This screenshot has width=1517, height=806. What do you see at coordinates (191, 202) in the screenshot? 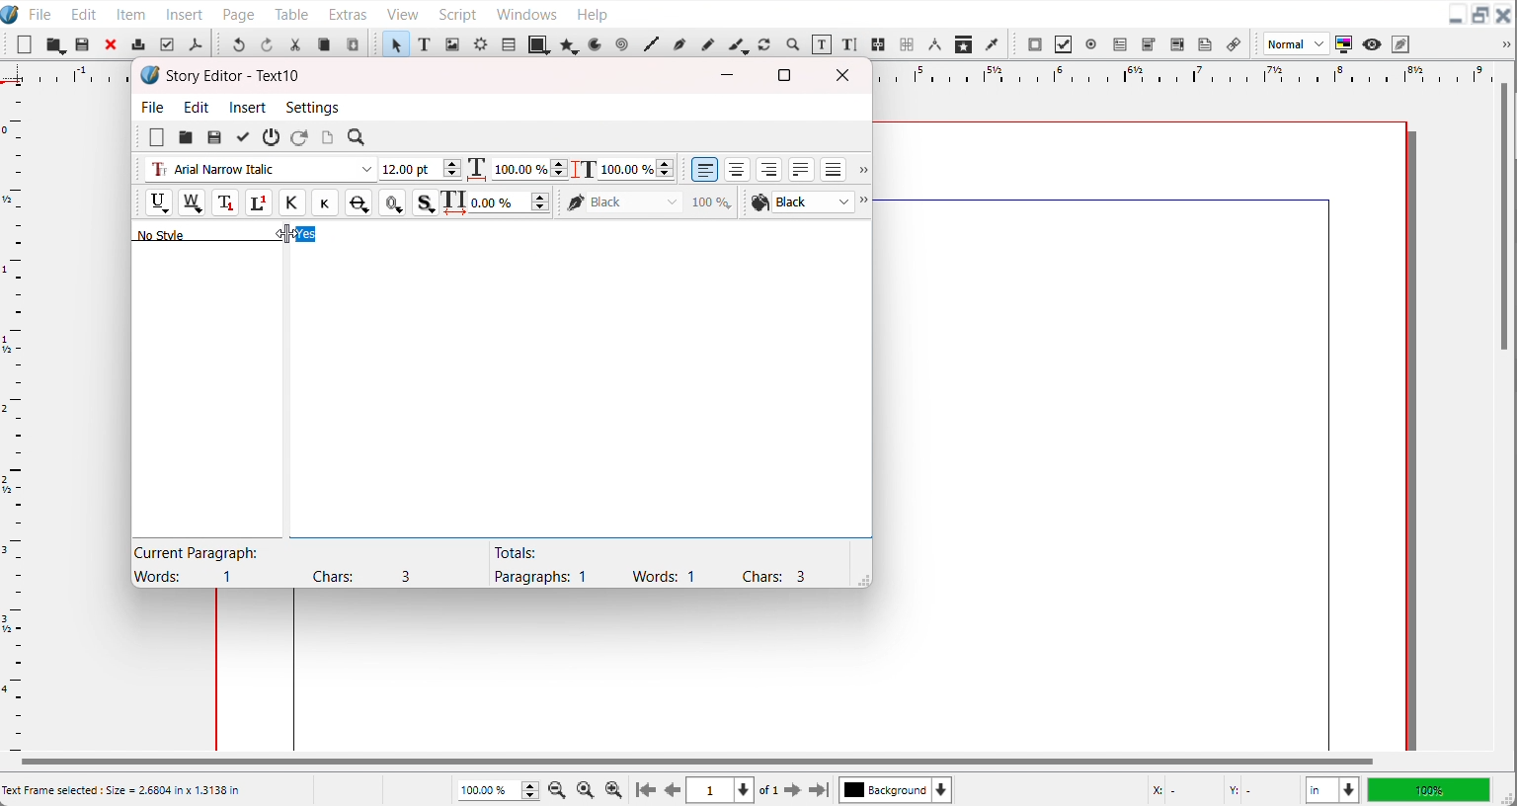
I see `Remove underline` at bounding box center [191, 202].